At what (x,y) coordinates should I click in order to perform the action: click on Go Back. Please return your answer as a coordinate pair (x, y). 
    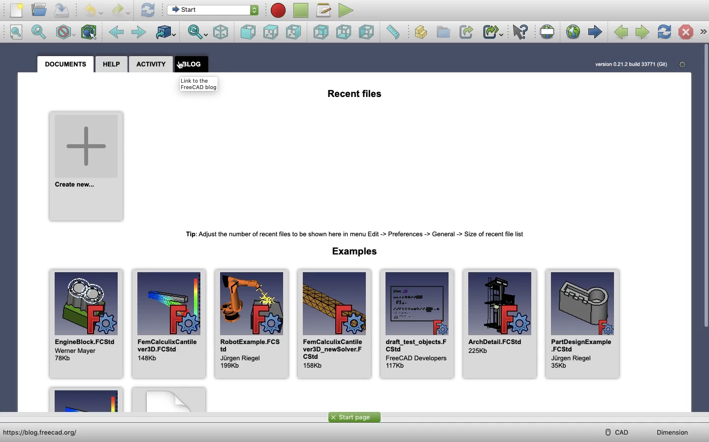
    Looking at the image, I should click on (116, 32).